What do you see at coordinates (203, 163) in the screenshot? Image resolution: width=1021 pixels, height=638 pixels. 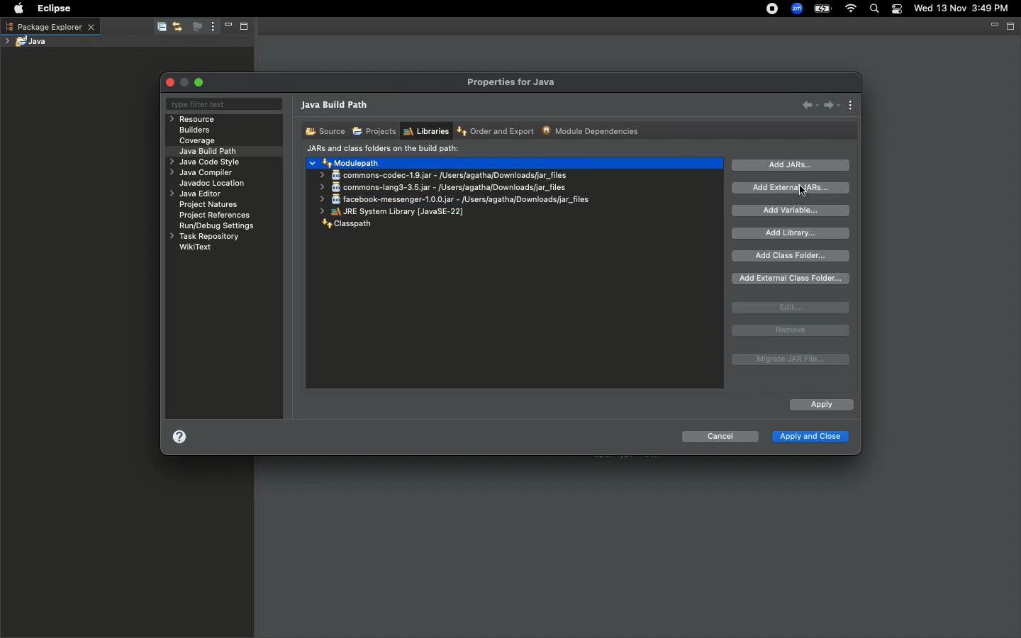 I see `Java code style` at bounding box center [203, 163].